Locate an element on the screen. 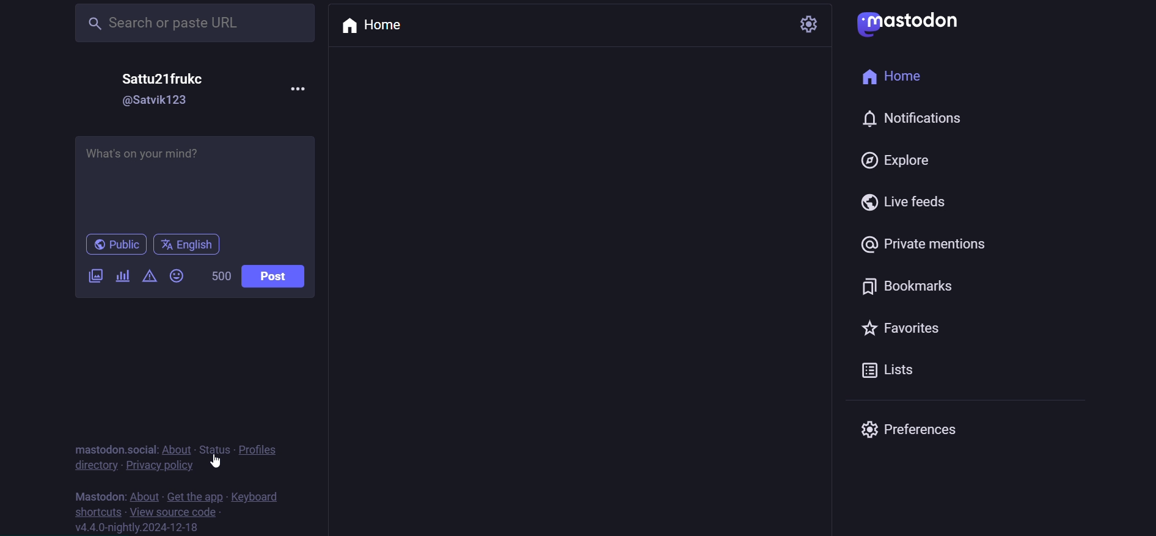 The image size is (1156, 536). home is located at coordinates (894, 76).